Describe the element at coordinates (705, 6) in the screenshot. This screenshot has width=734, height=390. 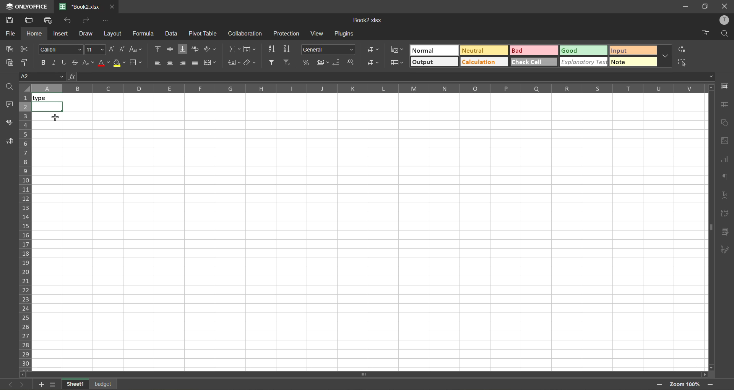
I see `maximize` at that location.